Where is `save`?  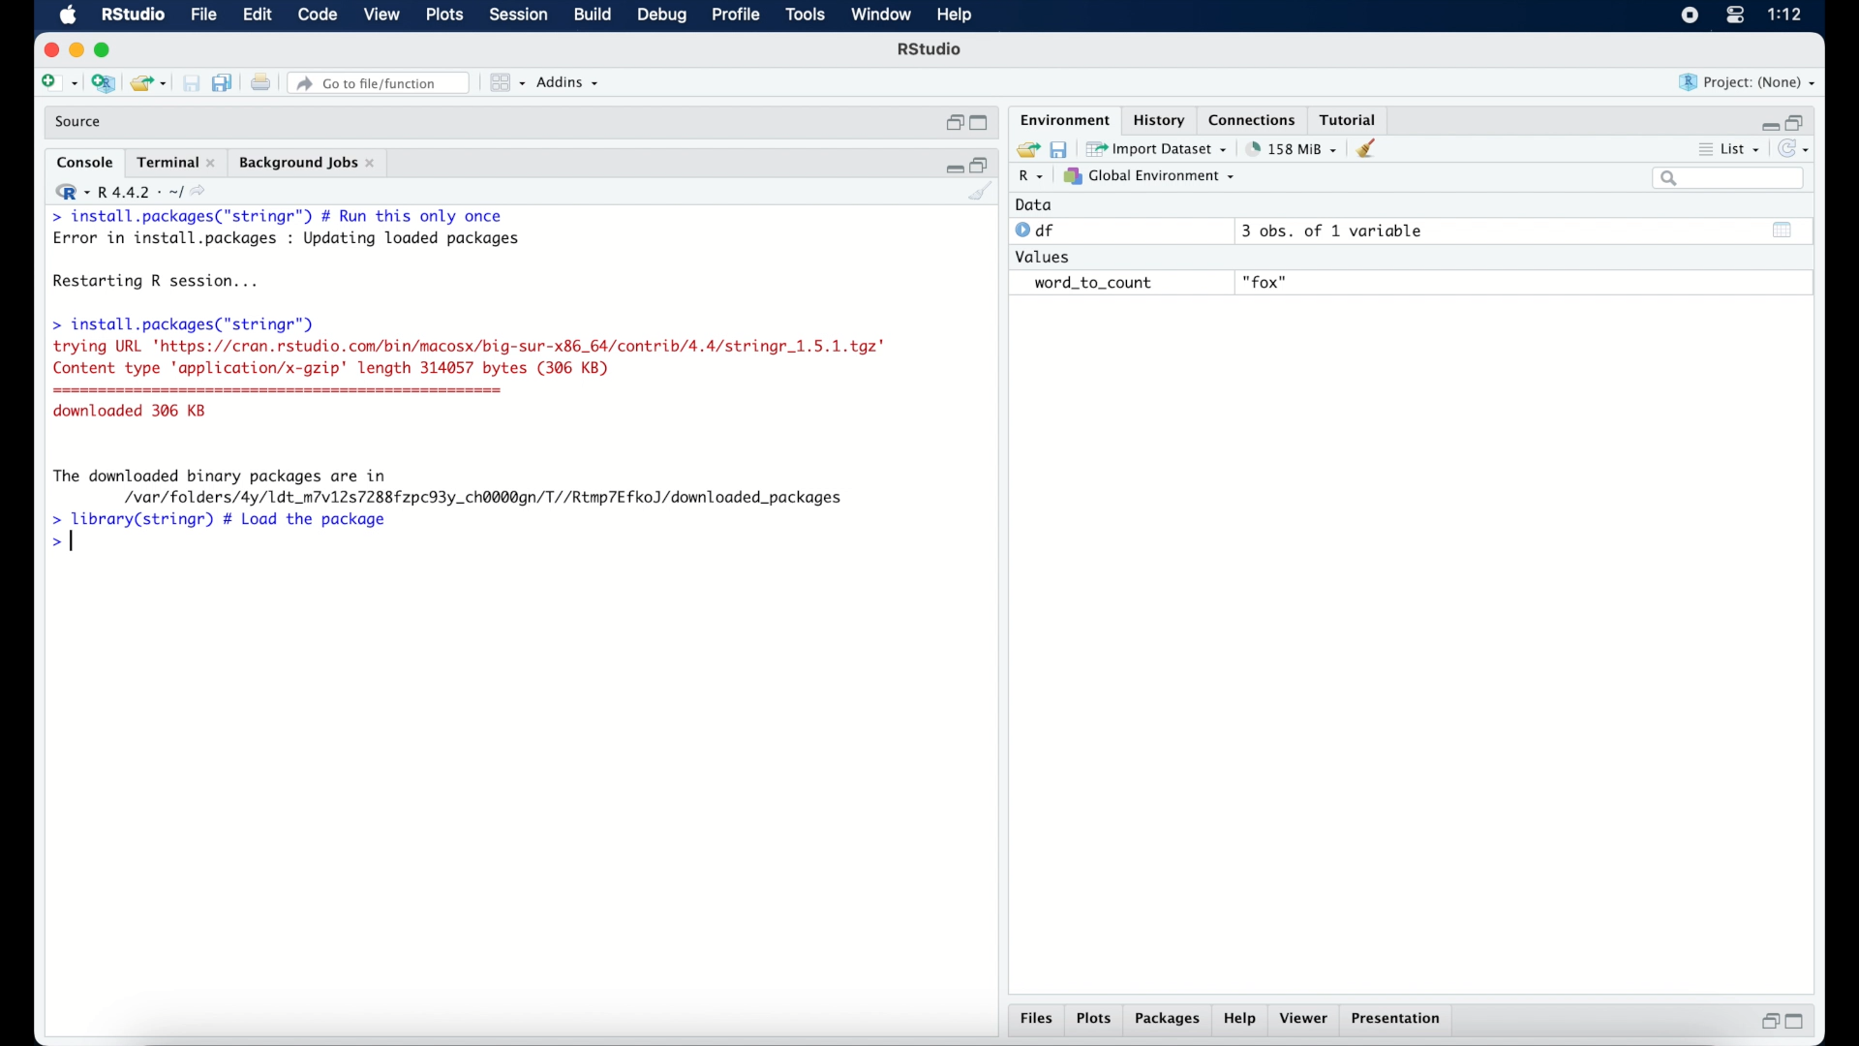 save is located at coordinates (194, 84).